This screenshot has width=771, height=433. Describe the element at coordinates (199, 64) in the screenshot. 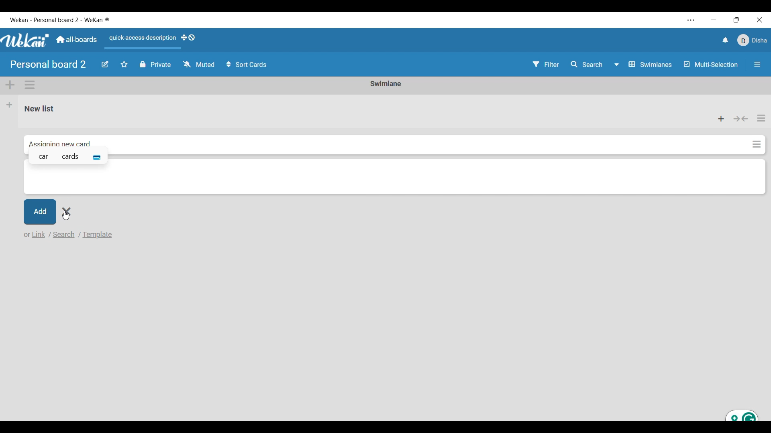

I see `Watch options` at that location.